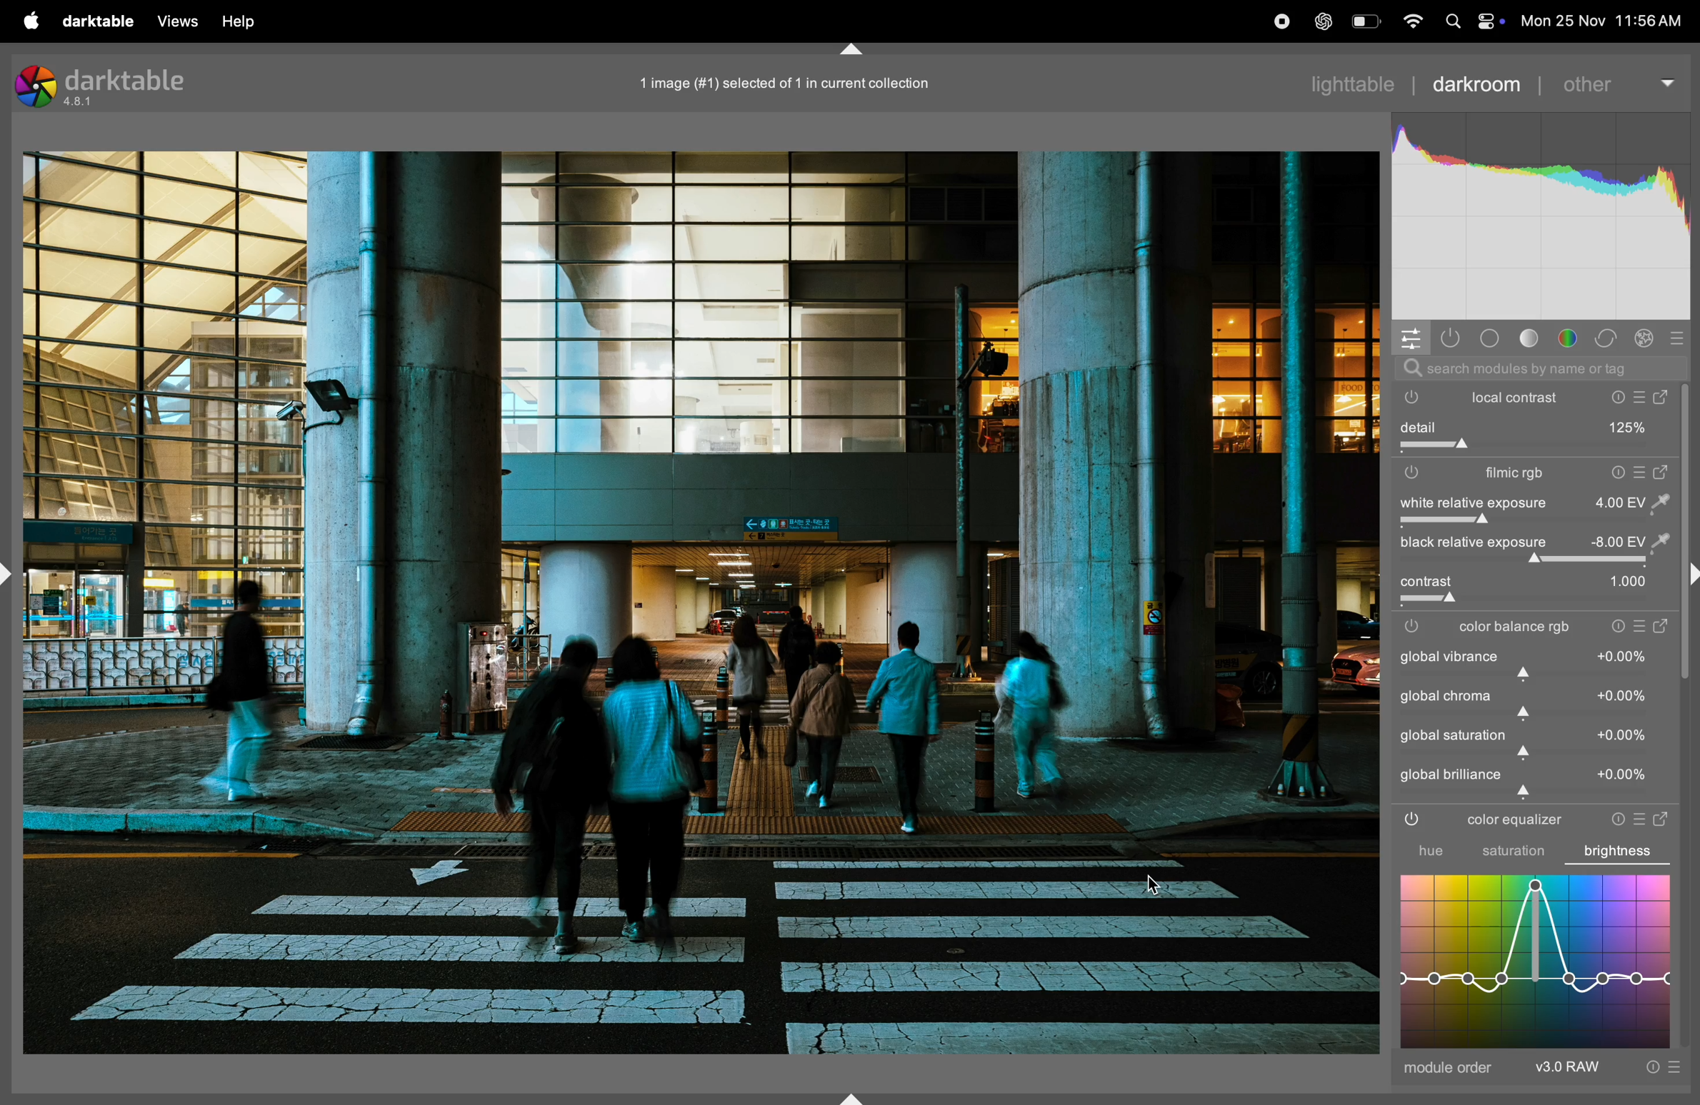 The width and height of the screenshot is (1700, 1105). Describe the element at coordinates (1504, 475) in the screenshot. I see `filmic rgb` at that location.